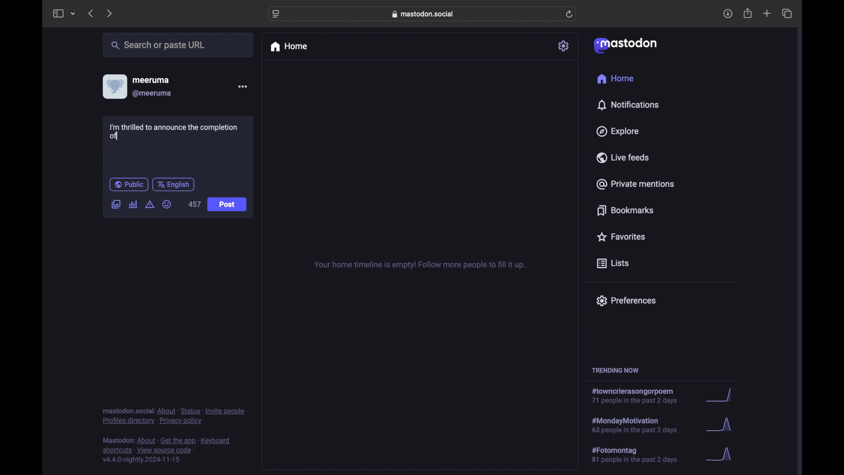 The image size is (844, 475). Describe the element at coordinates (423, 14) in the screenshot. I see `web address` at that location.